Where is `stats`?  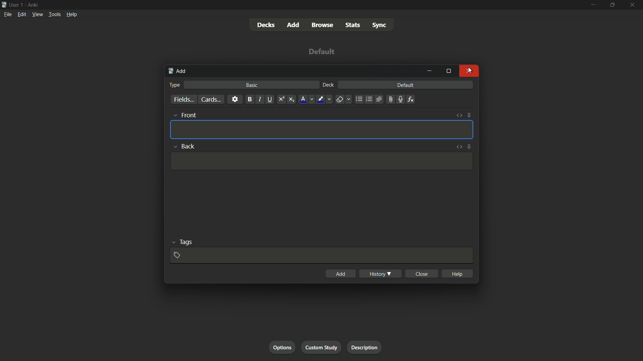
stats is located at coordinates (353, 25).